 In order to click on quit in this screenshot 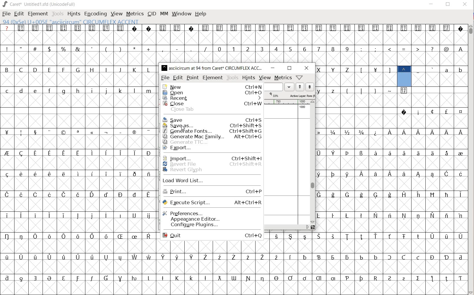, I will do `click(211, 236)`.